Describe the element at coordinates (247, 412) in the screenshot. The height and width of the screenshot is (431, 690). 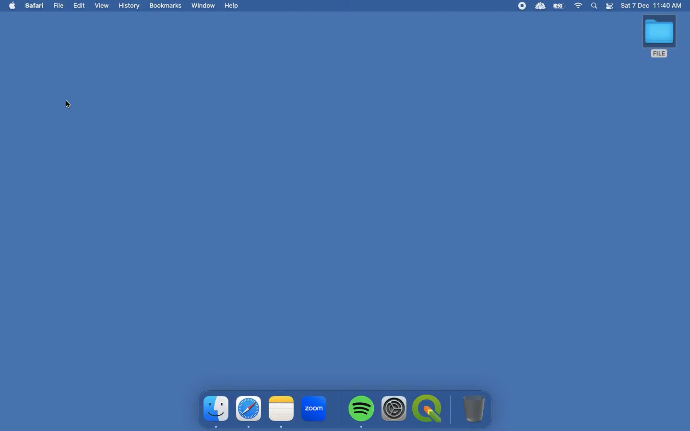
I see `safari` at that location.